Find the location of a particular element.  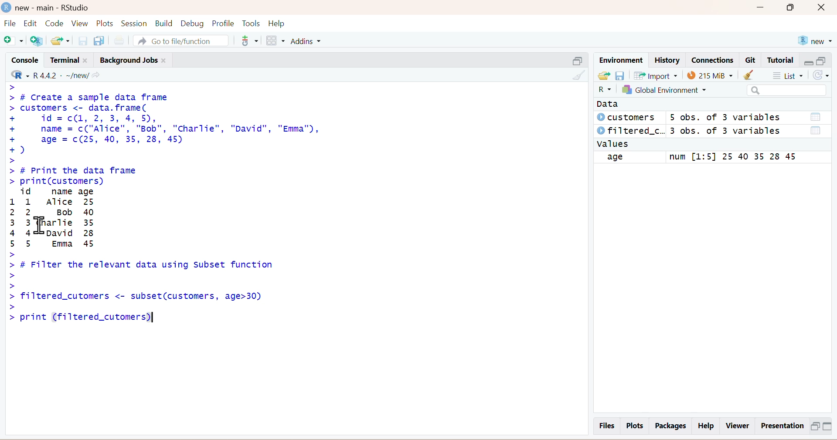

Plots is located at coordinates (106, 23).